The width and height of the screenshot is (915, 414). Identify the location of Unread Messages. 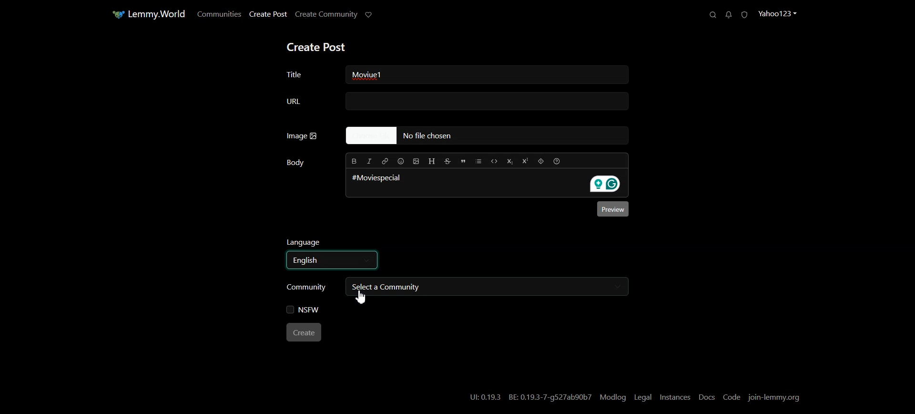
(728, 15).